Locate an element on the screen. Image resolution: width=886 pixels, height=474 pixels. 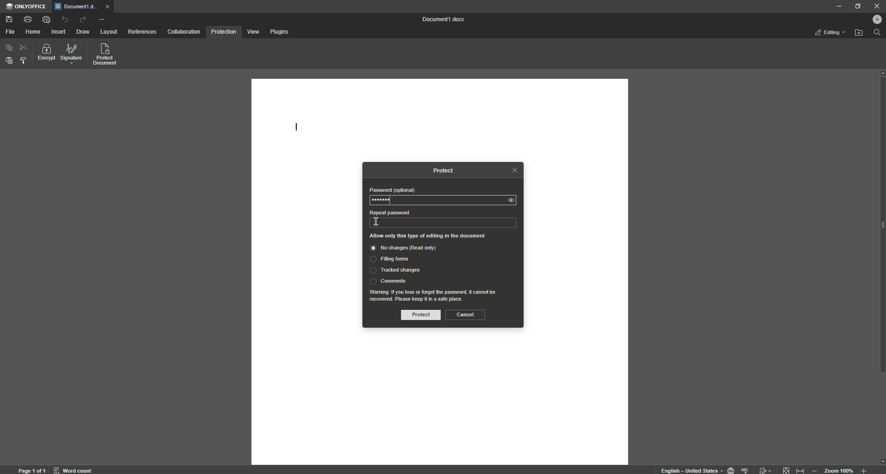
seen is located at coordinates (514, 200).